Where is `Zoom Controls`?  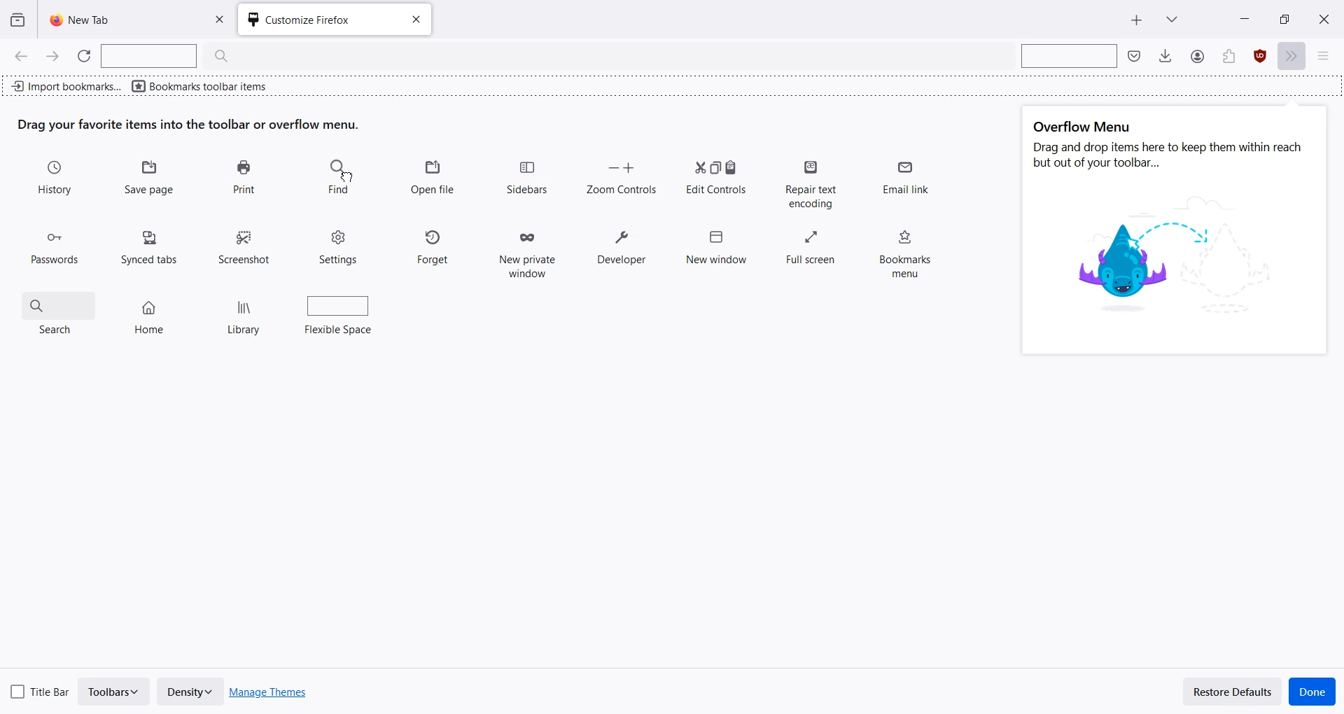 Zoom Controls is located at coordinates (622, 176).